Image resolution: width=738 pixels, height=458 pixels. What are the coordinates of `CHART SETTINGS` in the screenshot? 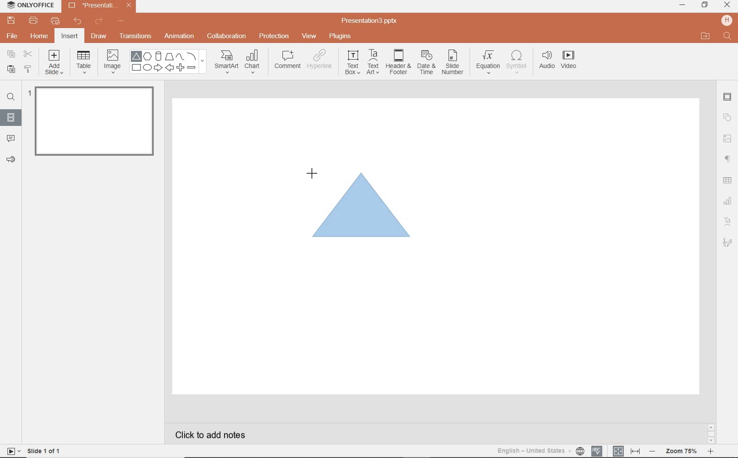 It's located at (728, 200).